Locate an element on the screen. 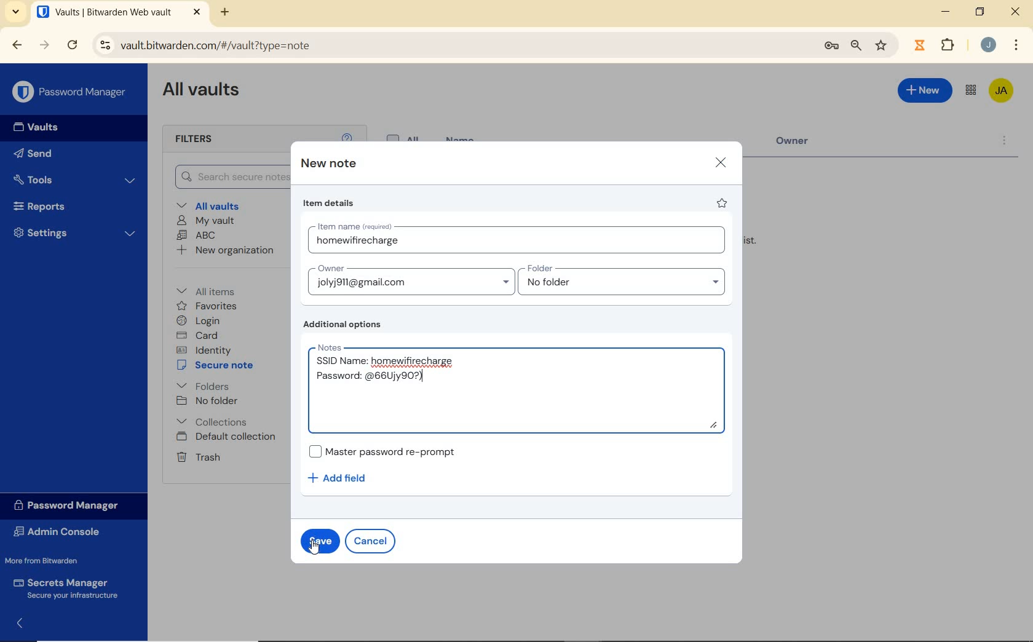  New is located at coordinates (925, 93).